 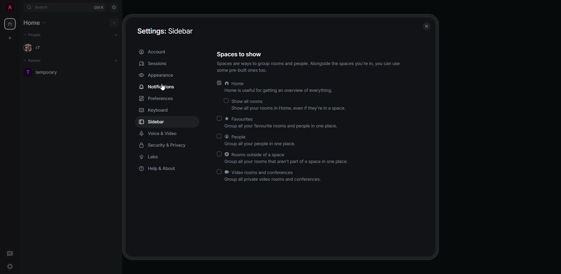 What do you see at coordinates (427, 25) in the screenshot?
I see `close` at bounding box center [427, 25].